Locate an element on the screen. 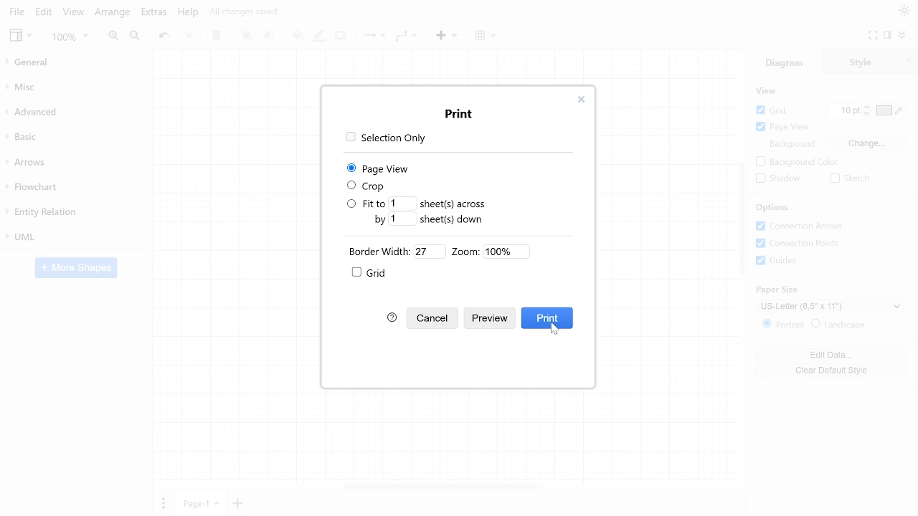  Table is located at coordinates (488, 36).